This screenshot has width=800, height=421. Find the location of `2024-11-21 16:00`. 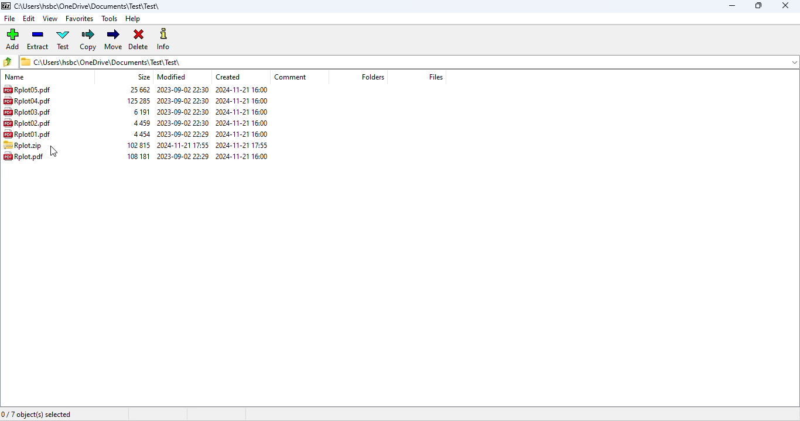

2024-11-21 16:00 is located at coordinates (243, 123).